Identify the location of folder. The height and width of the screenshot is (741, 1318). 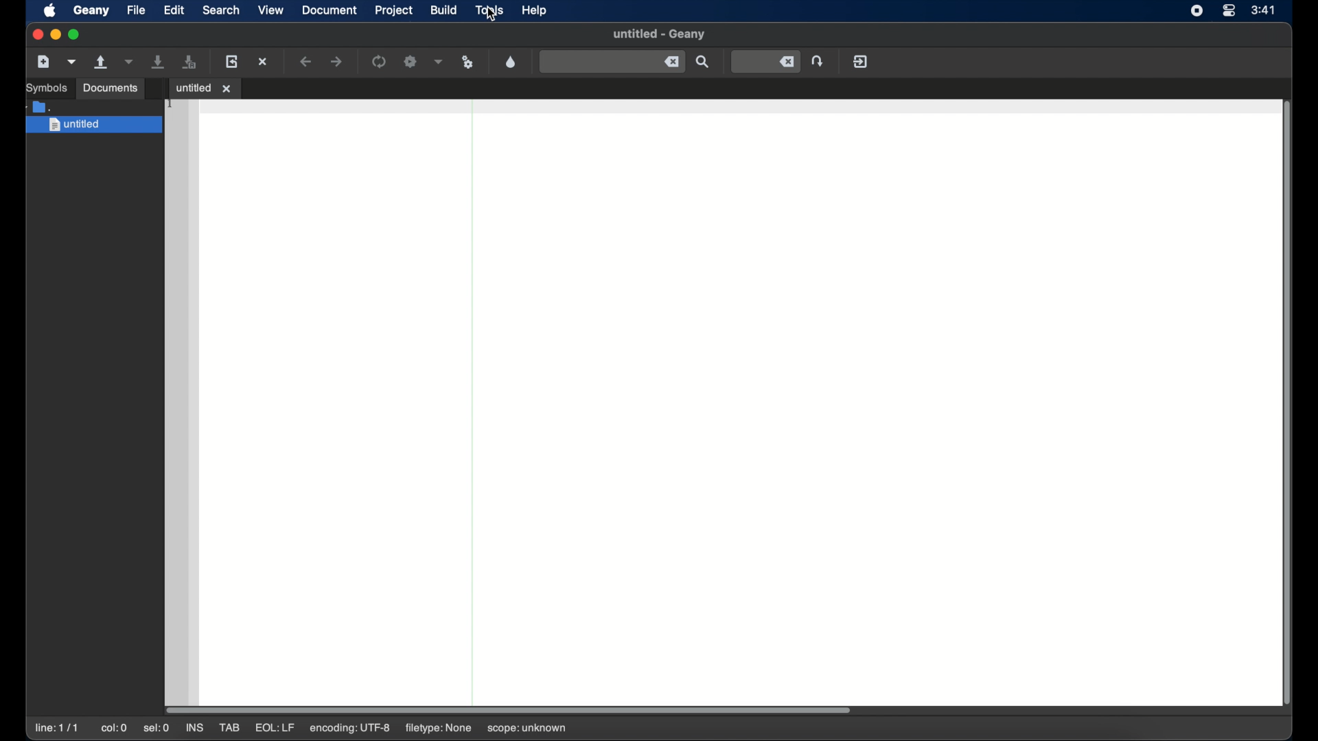
(39, 106).